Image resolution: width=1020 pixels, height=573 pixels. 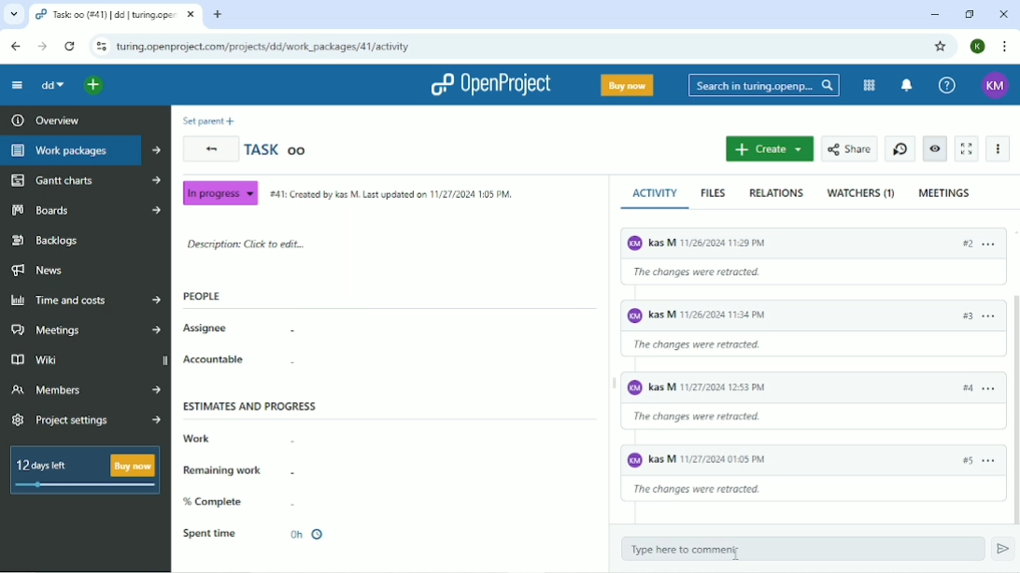 I want to click on The changes were retracted, so click(x=701, y=345).